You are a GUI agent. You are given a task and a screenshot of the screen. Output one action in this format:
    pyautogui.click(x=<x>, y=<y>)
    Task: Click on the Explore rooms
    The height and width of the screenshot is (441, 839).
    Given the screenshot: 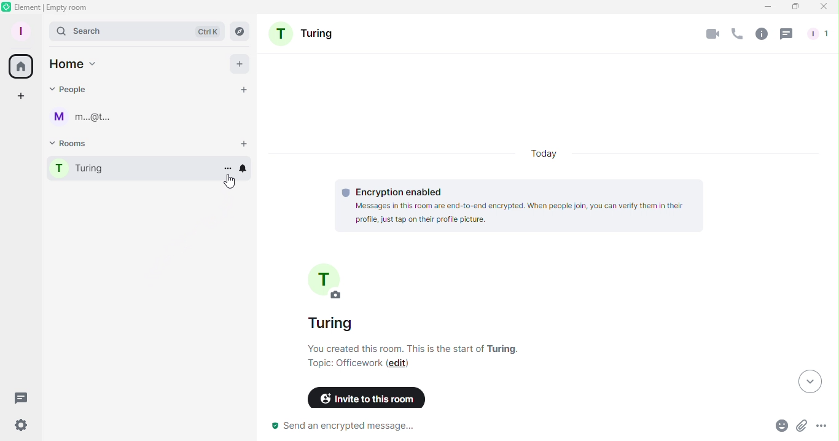 What is the action you would take?
    pyautogui.click(x=245, y=29)
    